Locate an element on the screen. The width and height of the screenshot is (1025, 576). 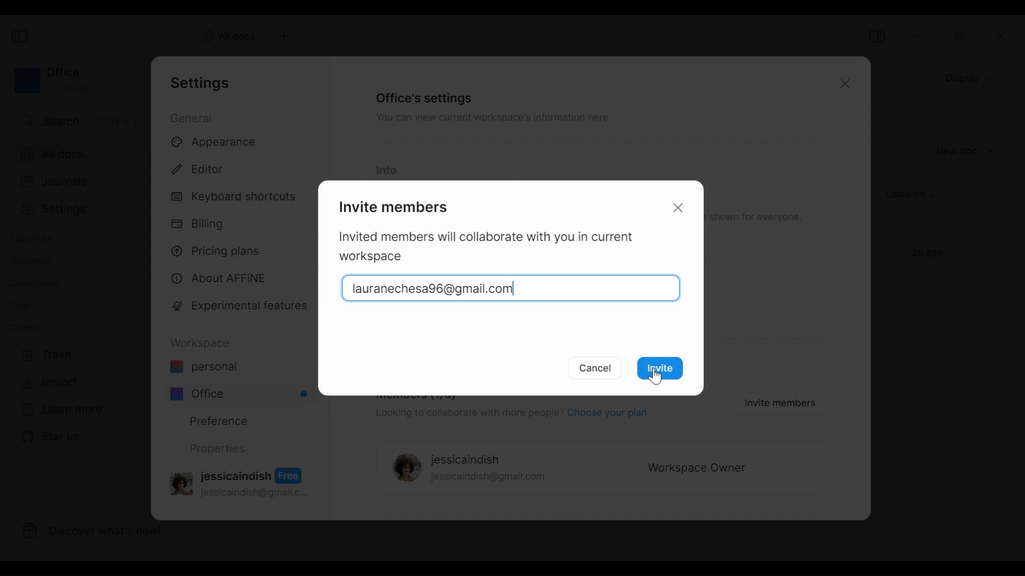
Editor is located at coordinates (202, 167).